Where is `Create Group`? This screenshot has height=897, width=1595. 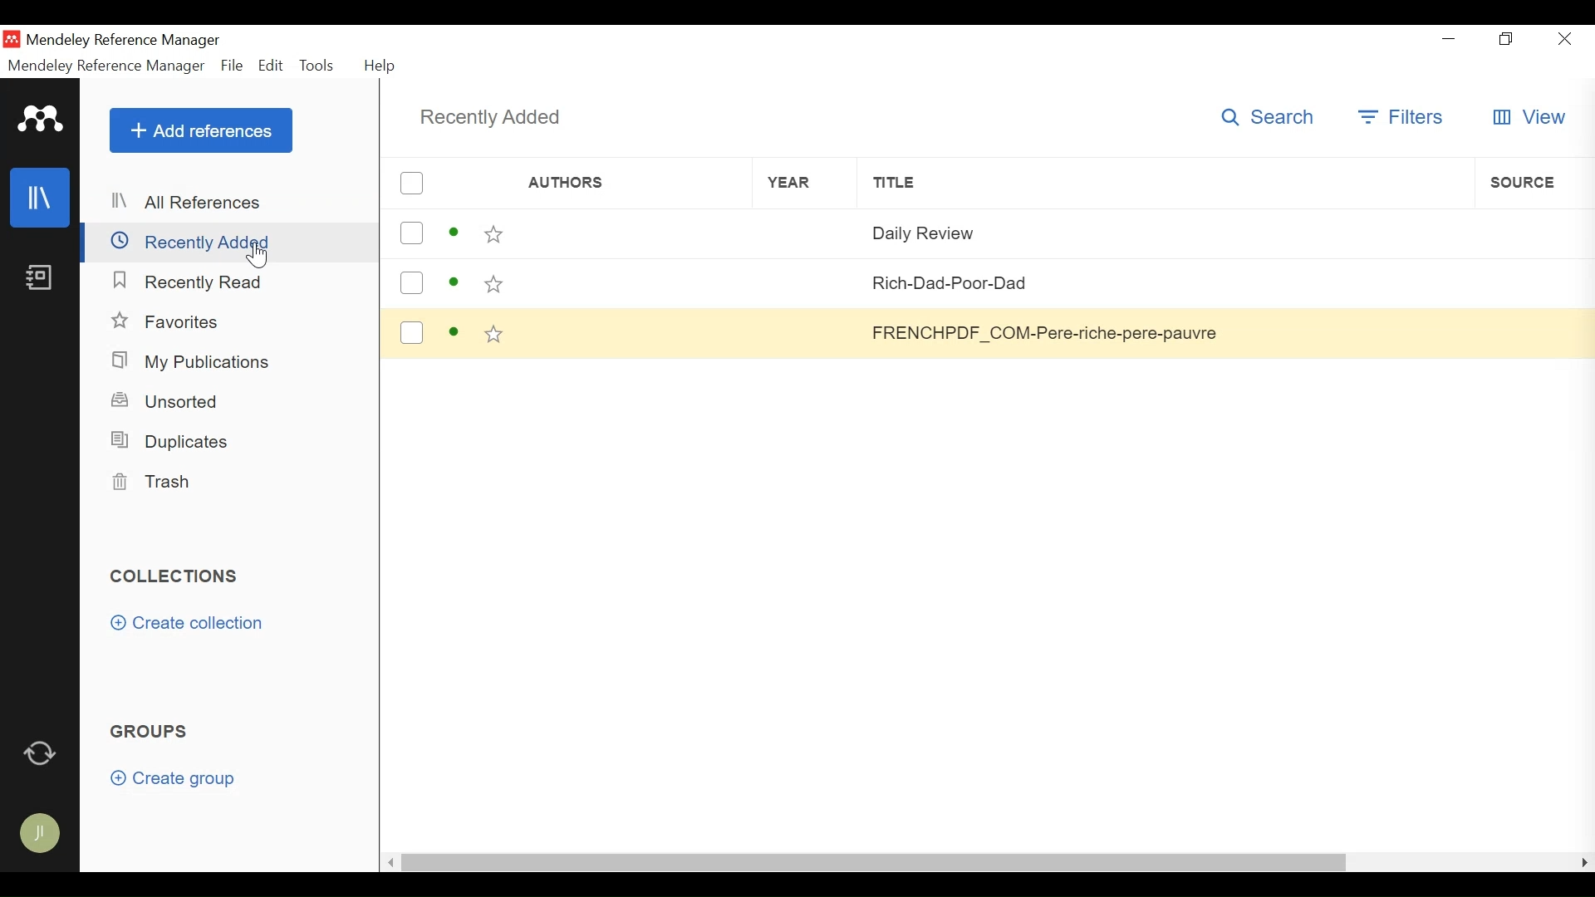 Create Group is located at coordinates (173, 780).